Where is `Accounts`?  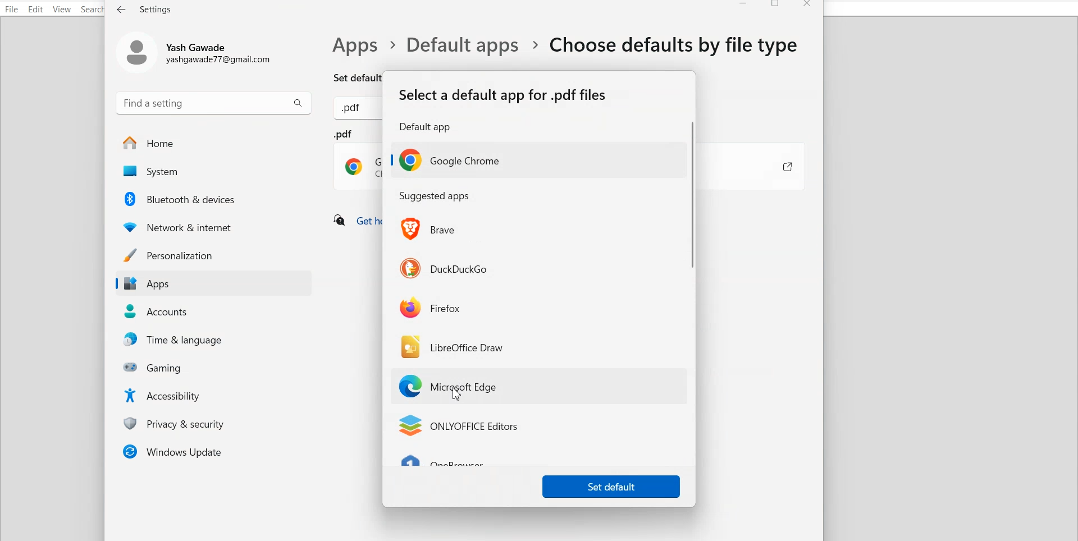
Accounts is located at coordinates (214, 311).